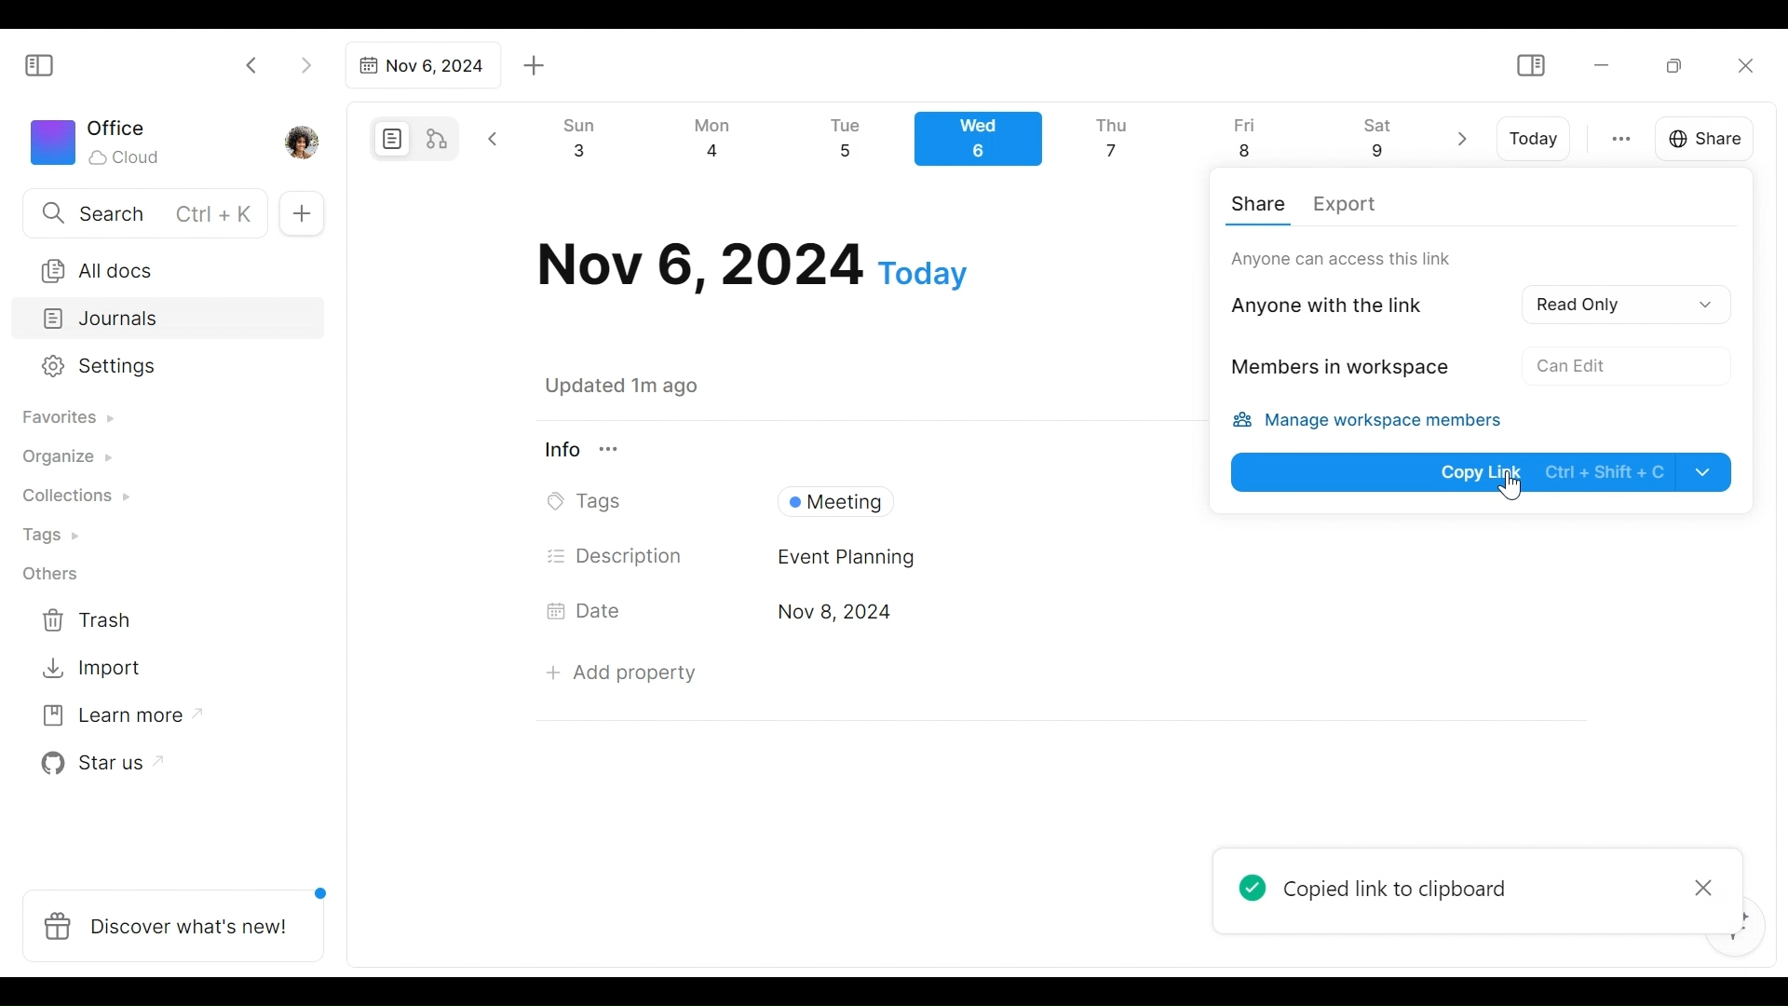 The image size is (1788, 1006). I want to click on Learn more, so click(113, 719).